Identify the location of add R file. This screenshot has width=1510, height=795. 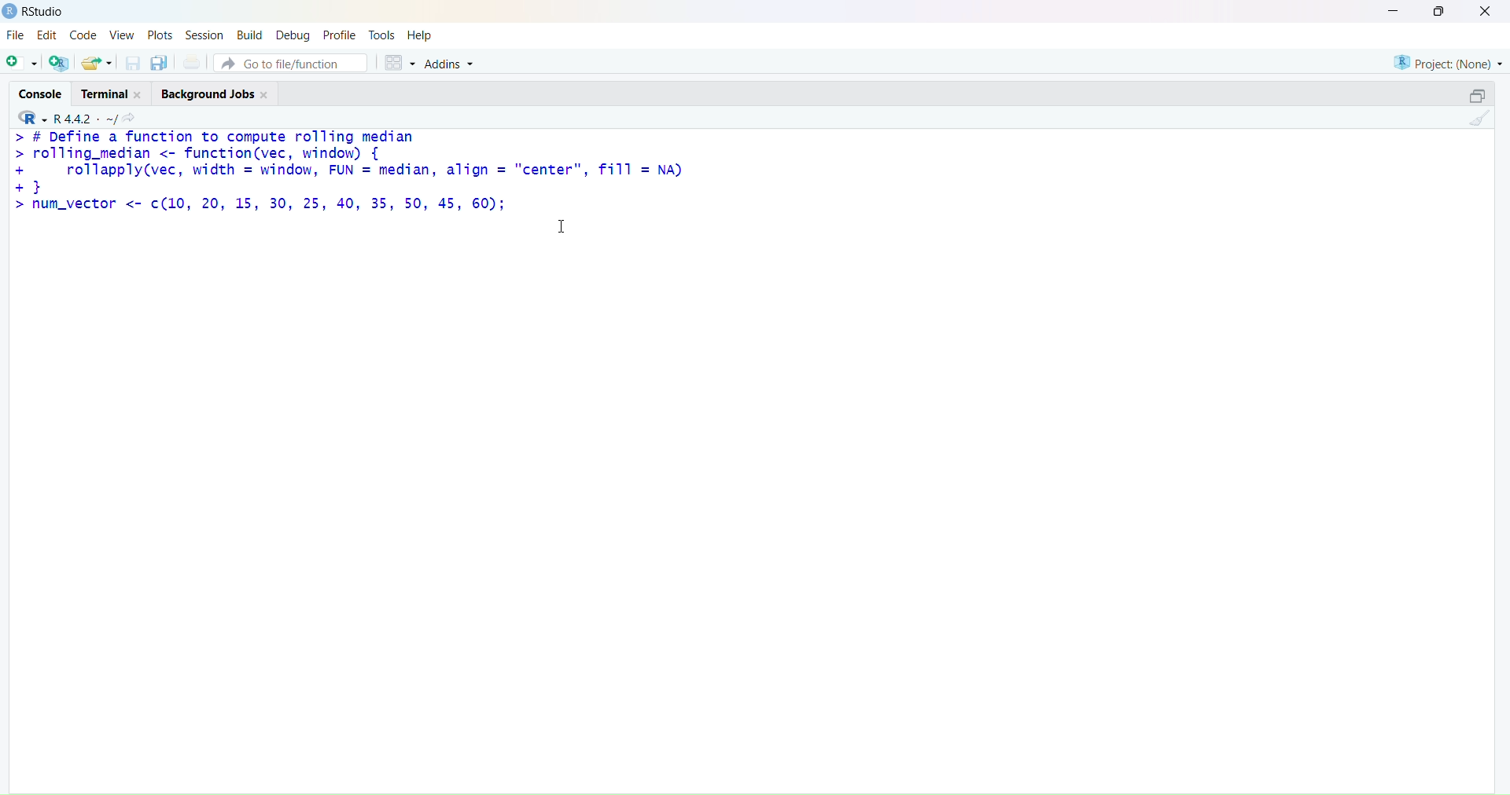
(60, 64).